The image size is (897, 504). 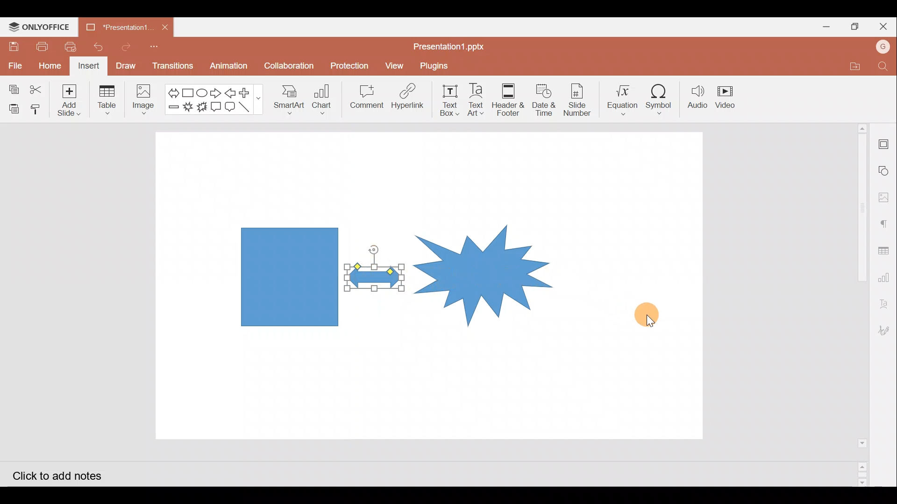 What do you see at coordinates (484, 264) in the screenshot?
I see `Explosion` at bounding box center [484, 264].